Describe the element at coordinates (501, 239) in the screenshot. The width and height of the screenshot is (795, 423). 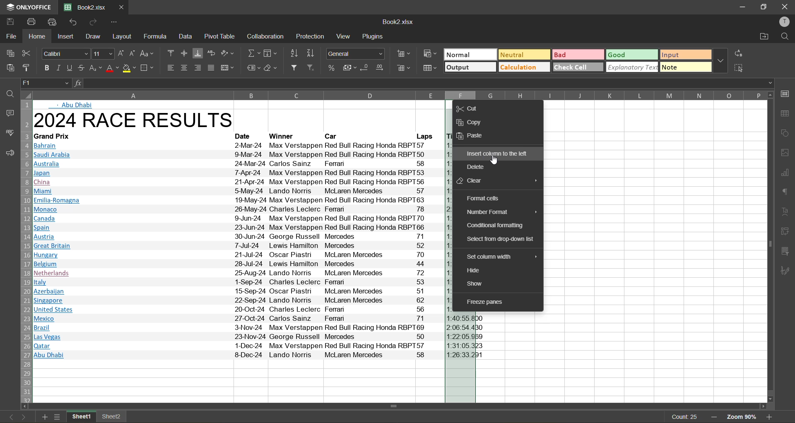
I see `select from drop-down list` at that location.